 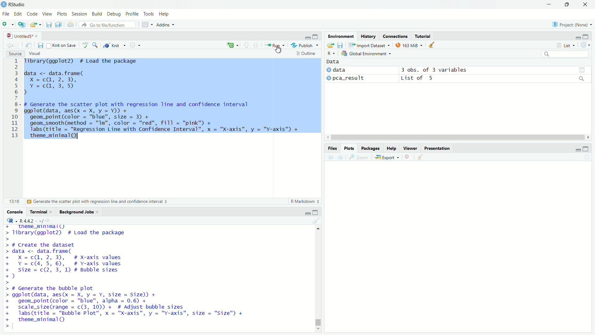 I want to click on Open an existing file, so click(x=32, y=25).